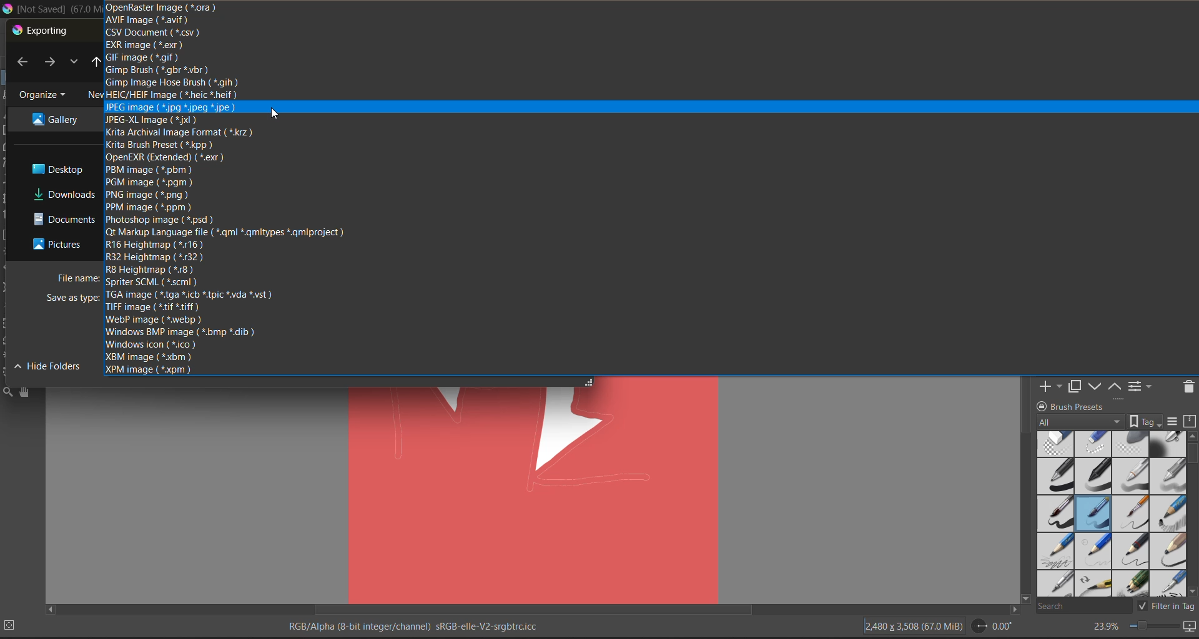  Describe the element at coordinates (1185, 389) in the screenshot. I see `delete the layer or mask` at that location.